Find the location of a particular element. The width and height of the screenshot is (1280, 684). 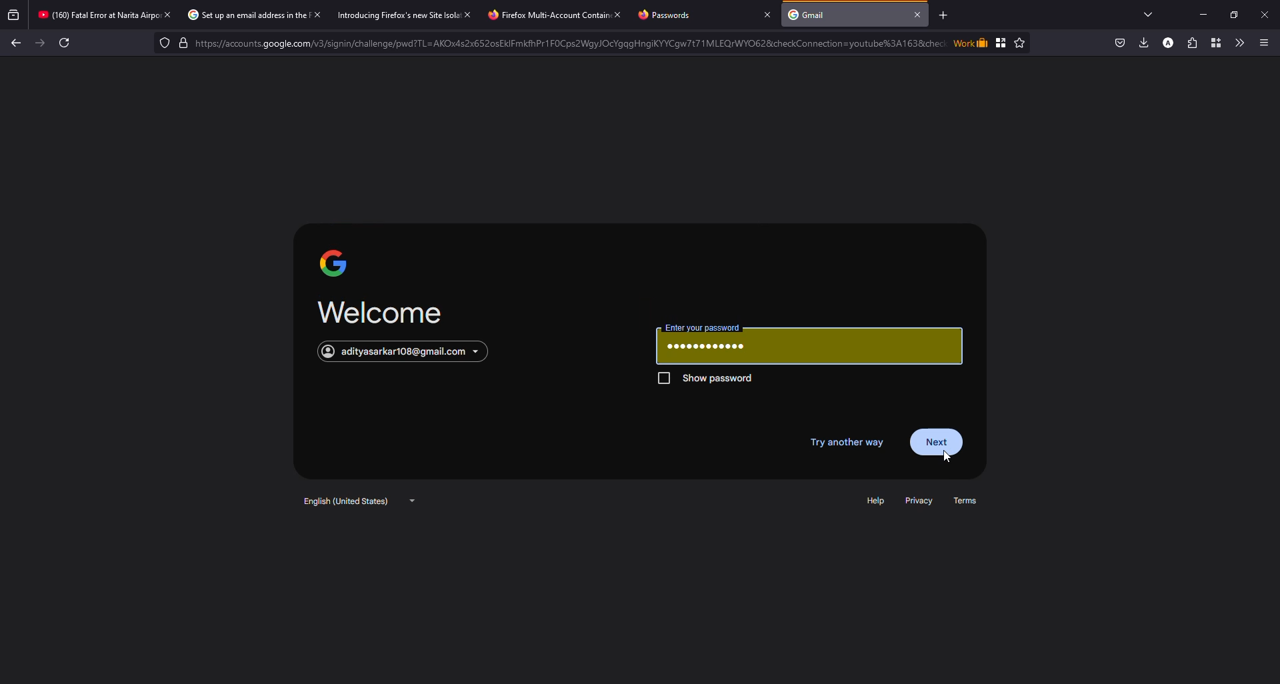

profile is located at coordinates (1167, 43).